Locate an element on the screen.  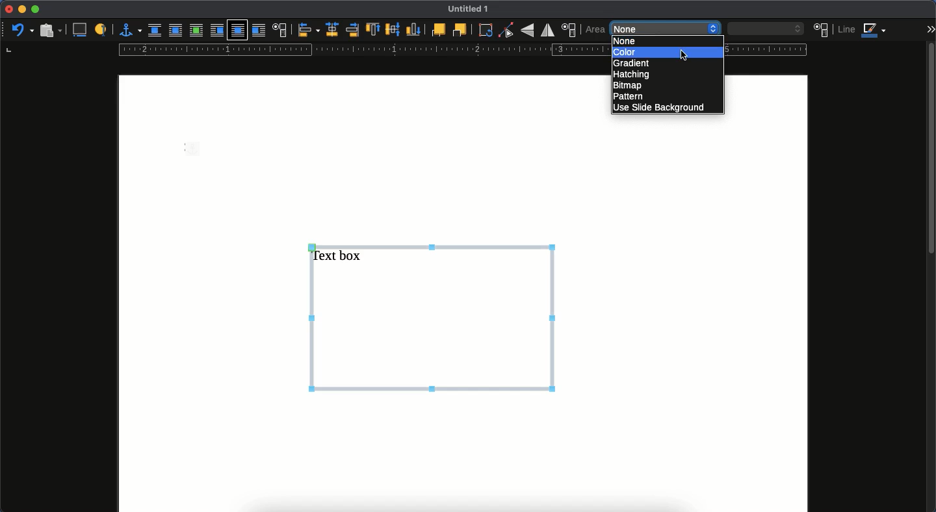
guide is located at coordinates (359, 49).